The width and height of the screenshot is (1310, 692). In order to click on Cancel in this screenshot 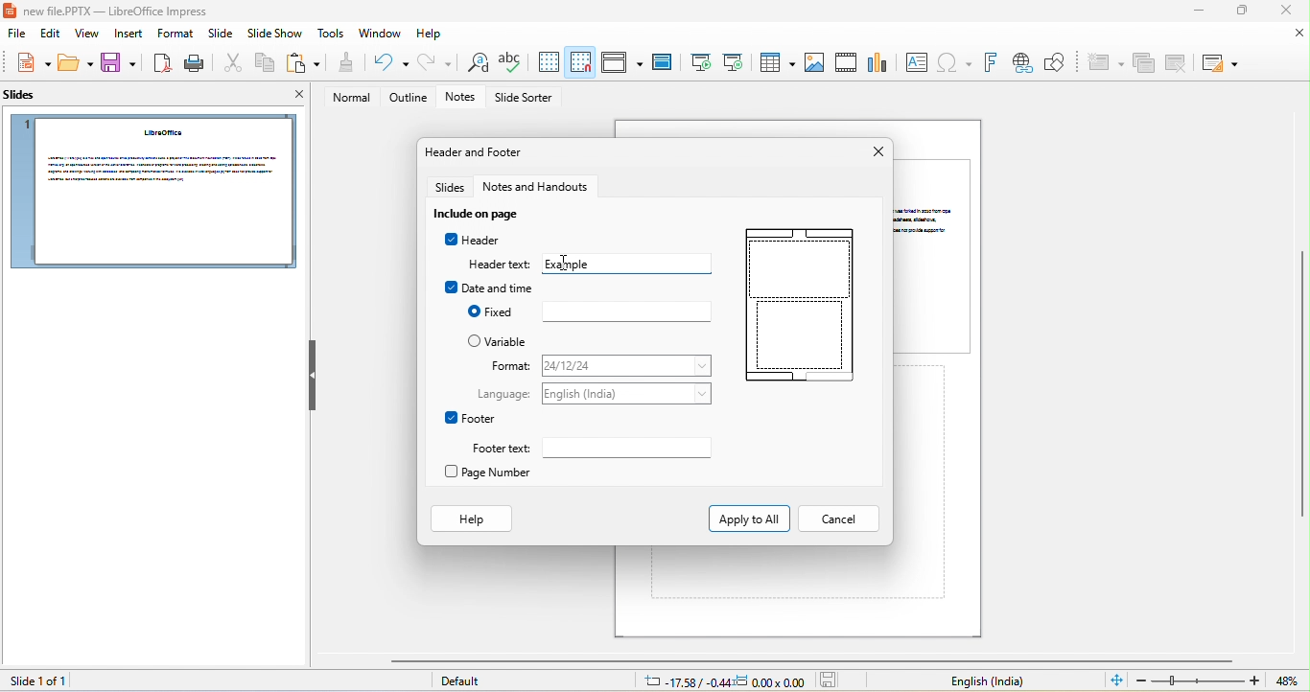, I will do `click(837, 519)`.